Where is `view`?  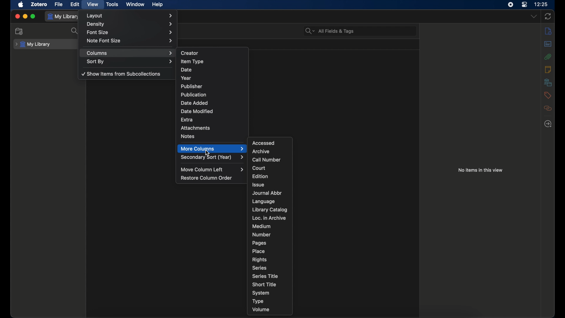
view is located at coordinates (92, 4).